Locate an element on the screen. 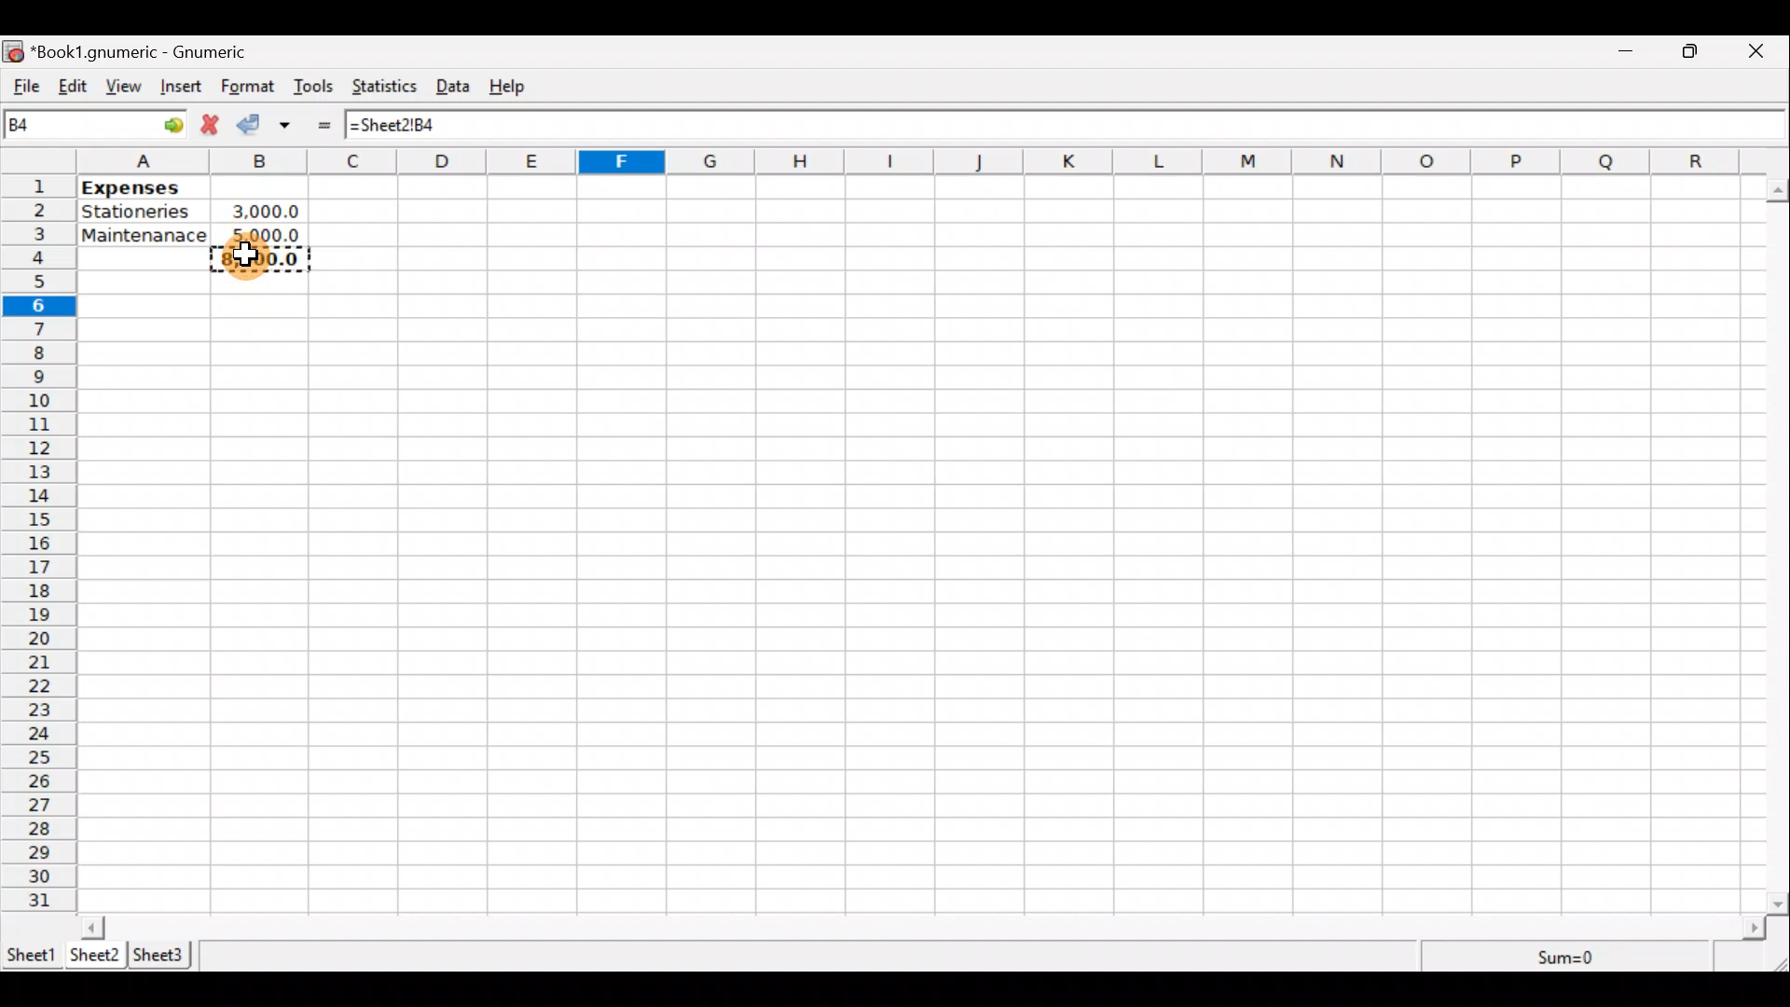 Image resolution: width=1790 pixels, height=1007 pixels. Scroll bar is located at coordinates (1779, 543).